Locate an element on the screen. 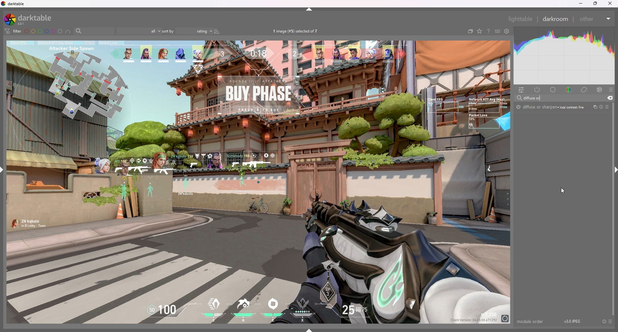  darktable is located at coordinates (14, 4).